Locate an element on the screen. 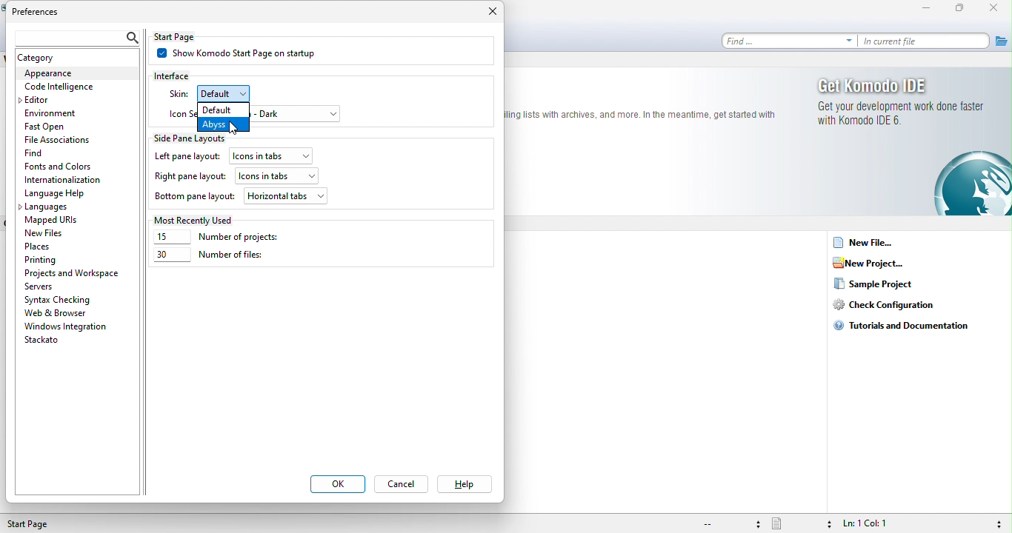  syntax checking is located at coordinates (996, 523).